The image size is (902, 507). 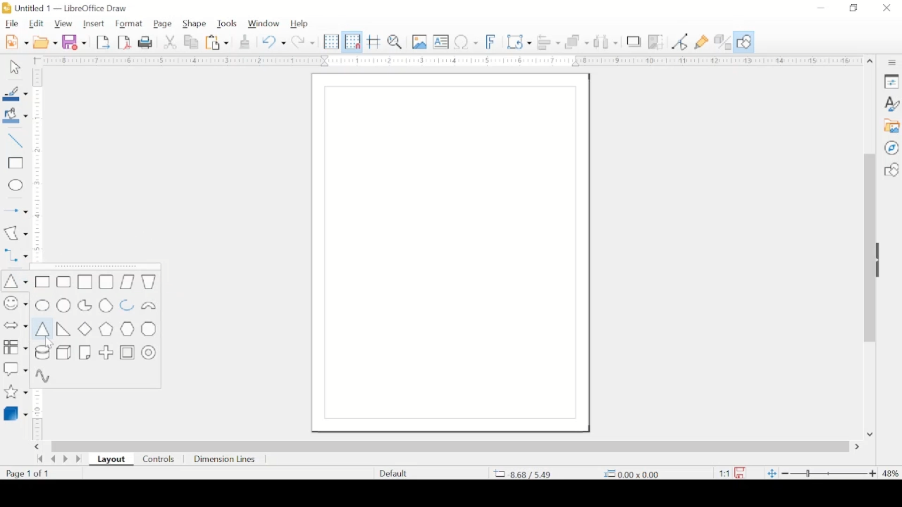 I want to click on rectangle, so click(x=41, y=282).